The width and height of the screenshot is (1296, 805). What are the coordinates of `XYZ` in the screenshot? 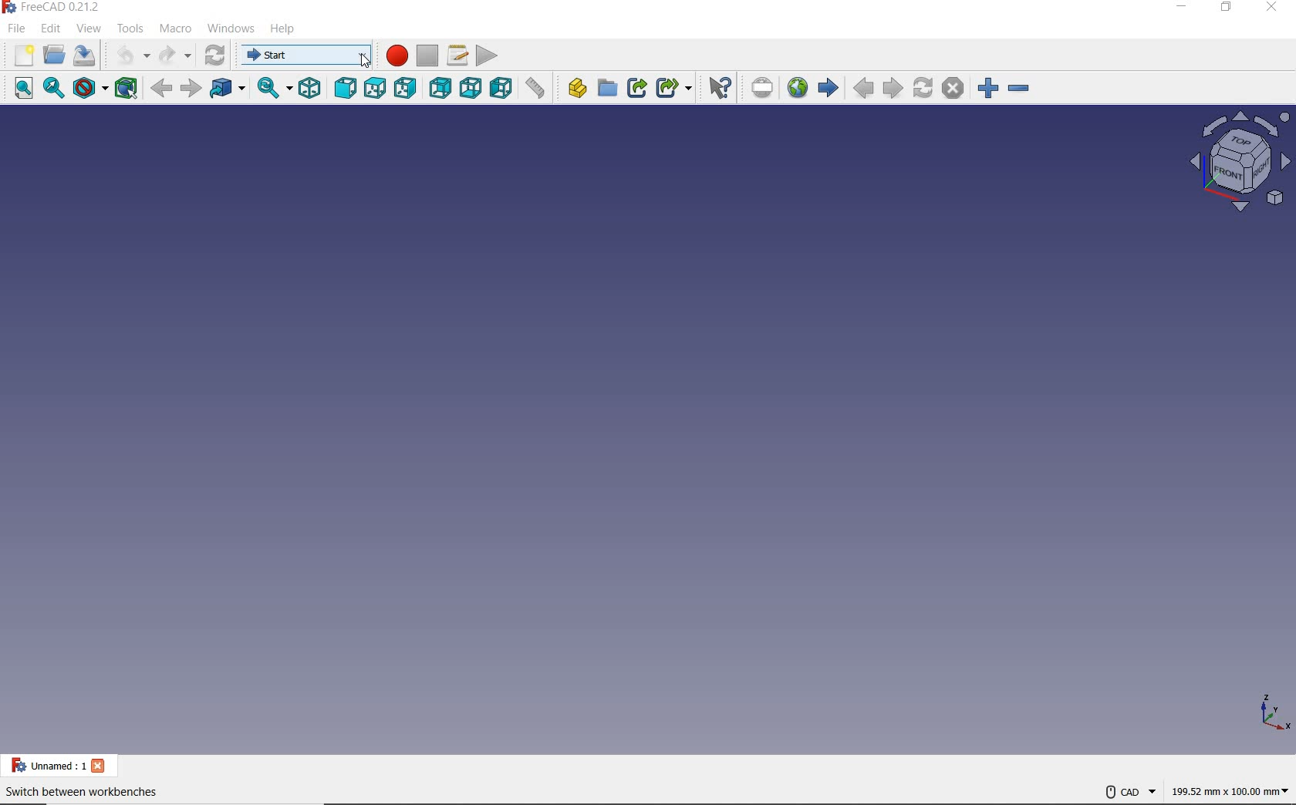 It's located at (1274, 715).